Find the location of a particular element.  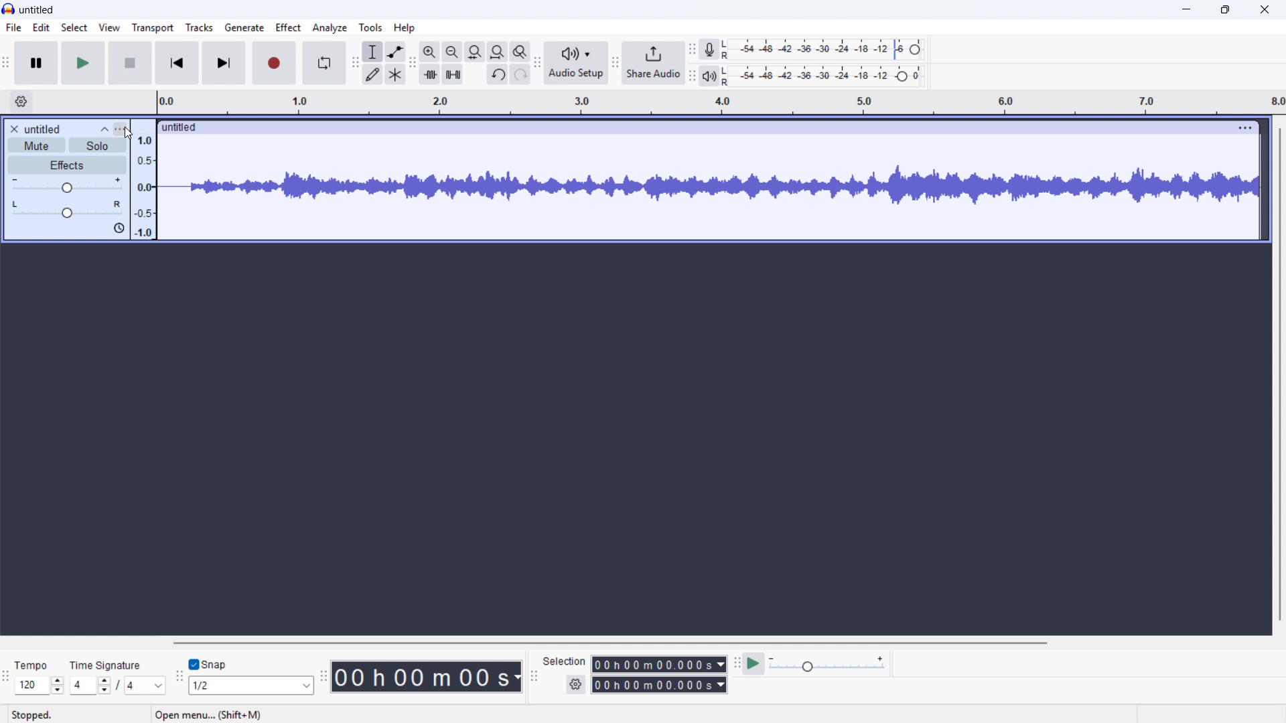

 is located at coordinates (827, 663).